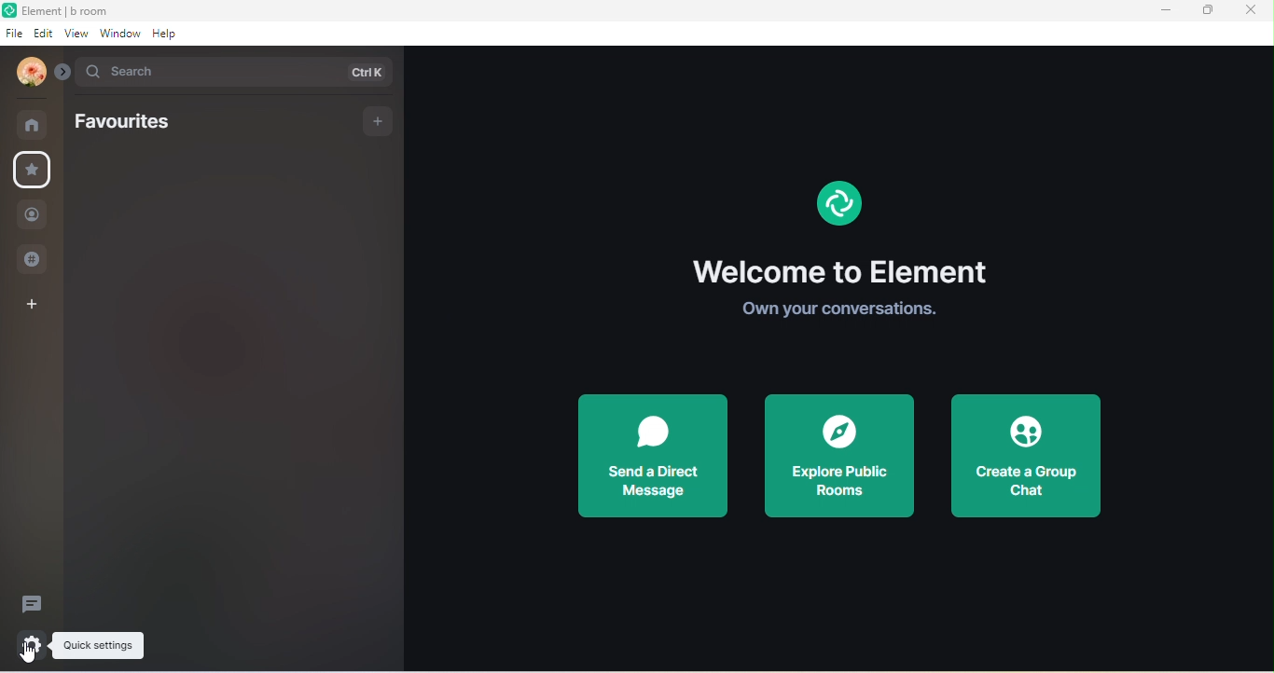  I want to click on favourites, so click(124, 119).